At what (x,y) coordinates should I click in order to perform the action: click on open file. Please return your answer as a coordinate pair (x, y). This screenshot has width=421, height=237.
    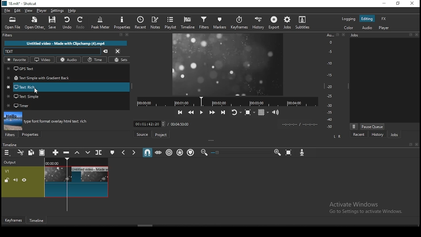
    Looking at the image, I should click on (12, 23).